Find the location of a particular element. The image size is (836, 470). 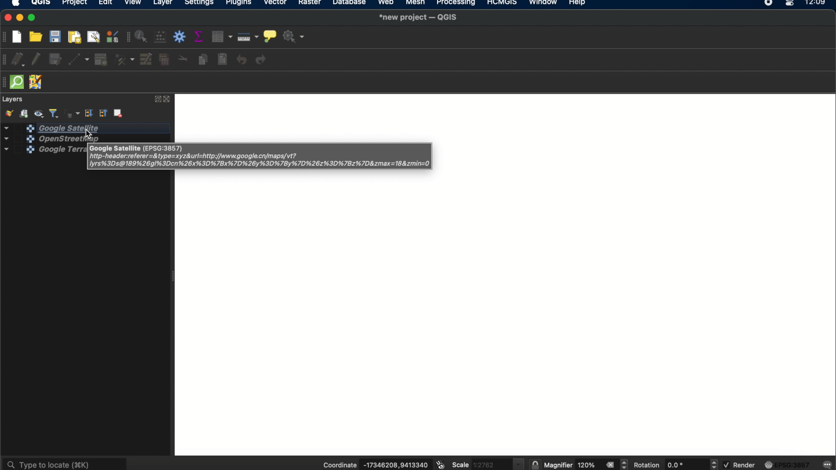

toolbox is located at coordinates (181, 37).